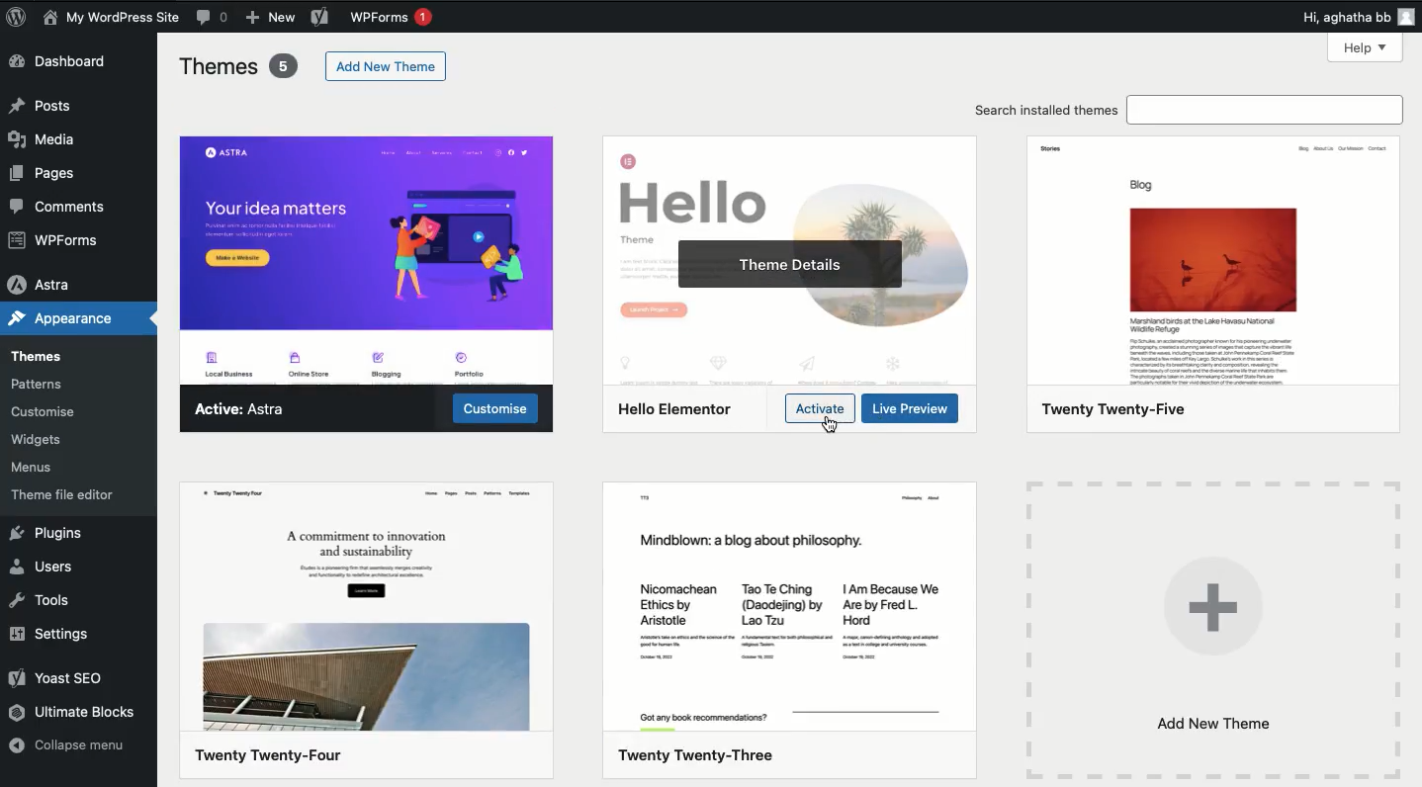  I want to click on Customize , so click(498, 411).